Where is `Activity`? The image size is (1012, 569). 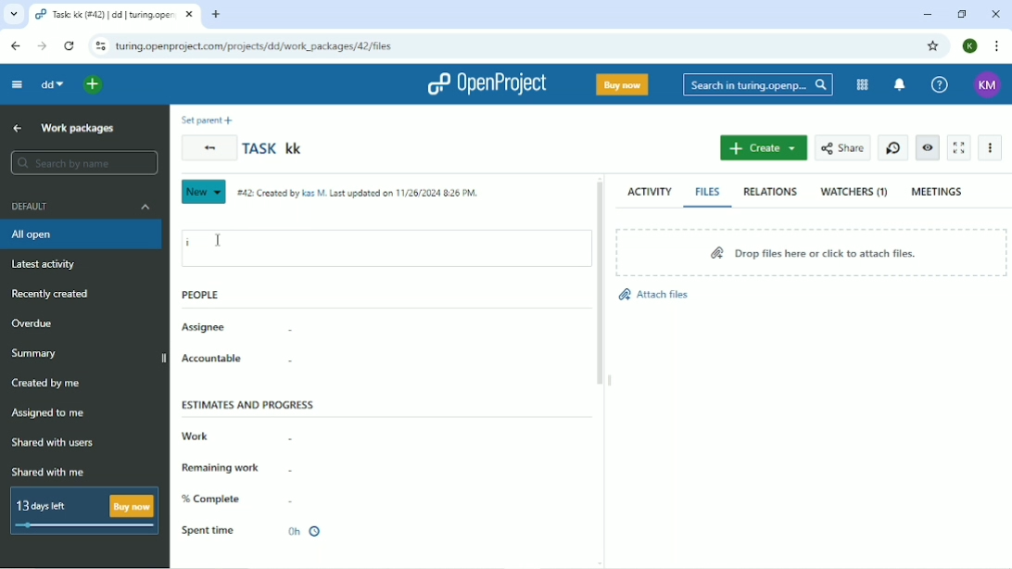
Activity is located at coordinates (651, 193).